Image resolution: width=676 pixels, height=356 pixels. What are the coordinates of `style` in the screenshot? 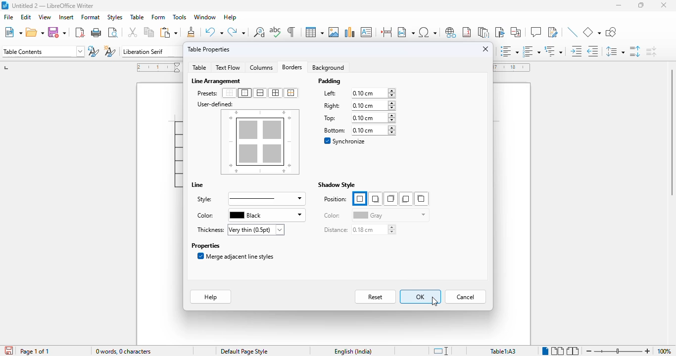 It's located at (250, 199).